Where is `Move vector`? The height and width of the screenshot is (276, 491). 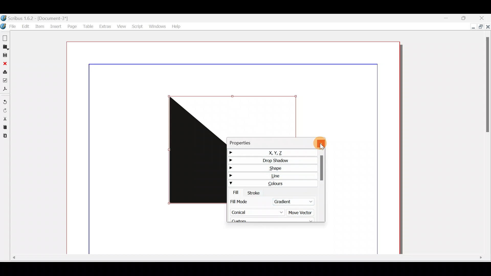
Move vector is located at coordinates (301, 213).